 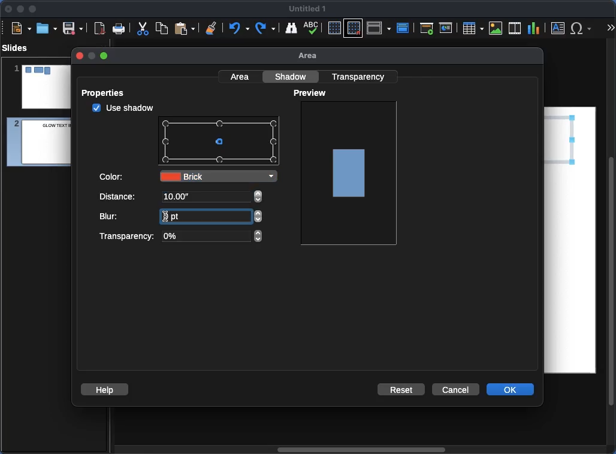 What do you see at coordinates (402, 389) in the screenshot?
I see `Reset` at bounding box center [402, 389].